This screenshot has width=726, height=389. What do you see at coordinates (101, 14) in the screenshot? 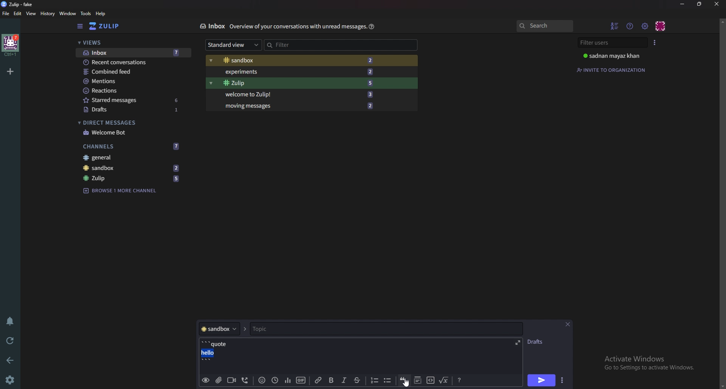
I see `help` at bounding box center [101, 14].